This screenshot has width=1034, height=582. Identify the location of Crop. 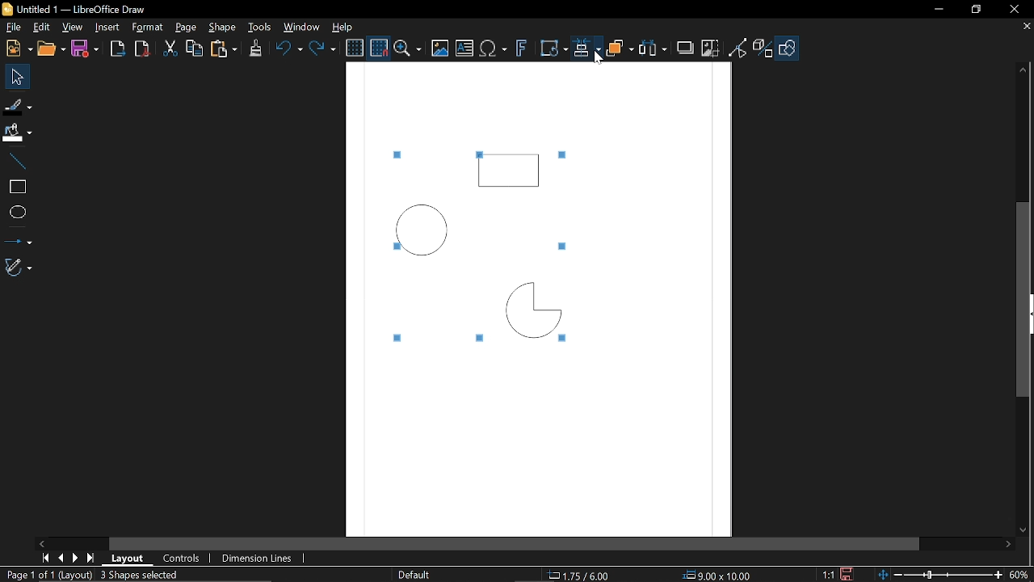
(709, 48).